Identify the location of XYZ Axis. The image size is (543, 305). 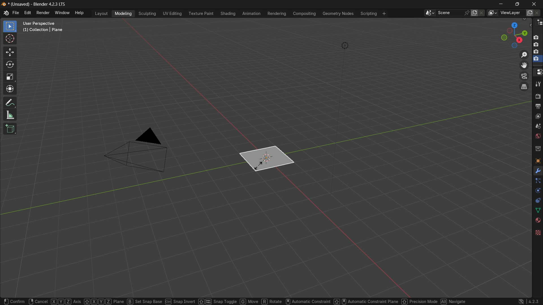
(65, 300).